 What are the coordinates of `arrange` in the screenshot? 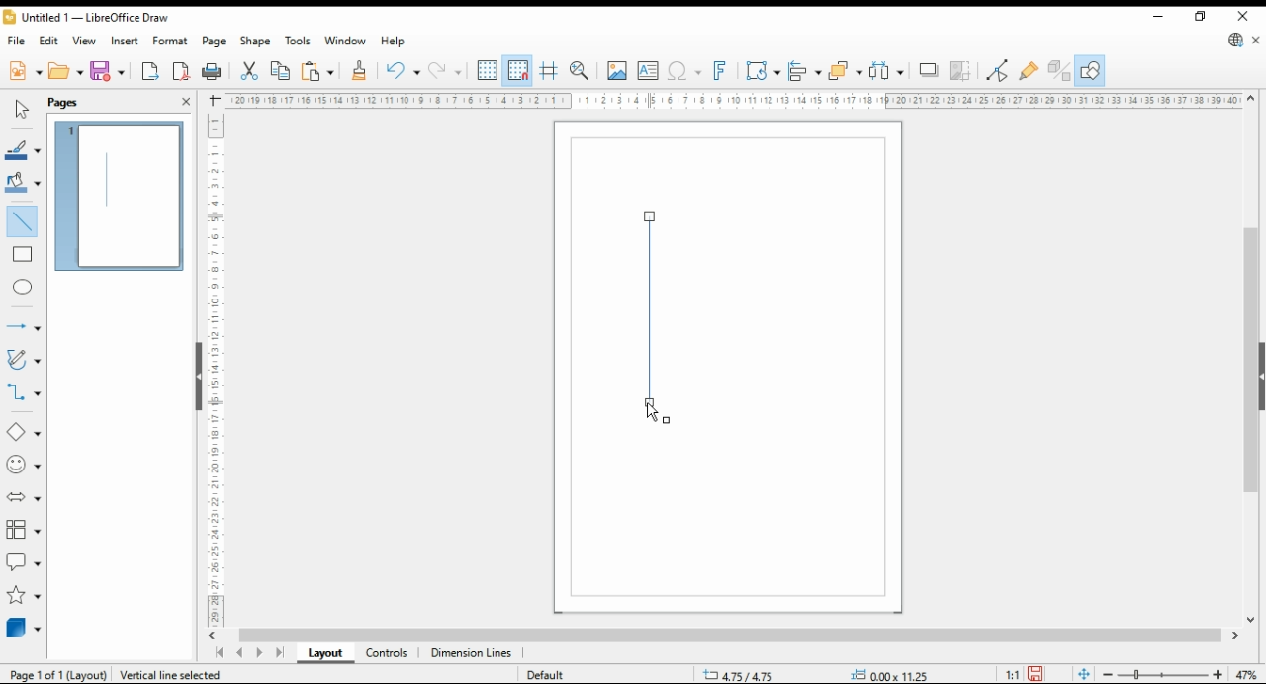 It's located at (845, 70).